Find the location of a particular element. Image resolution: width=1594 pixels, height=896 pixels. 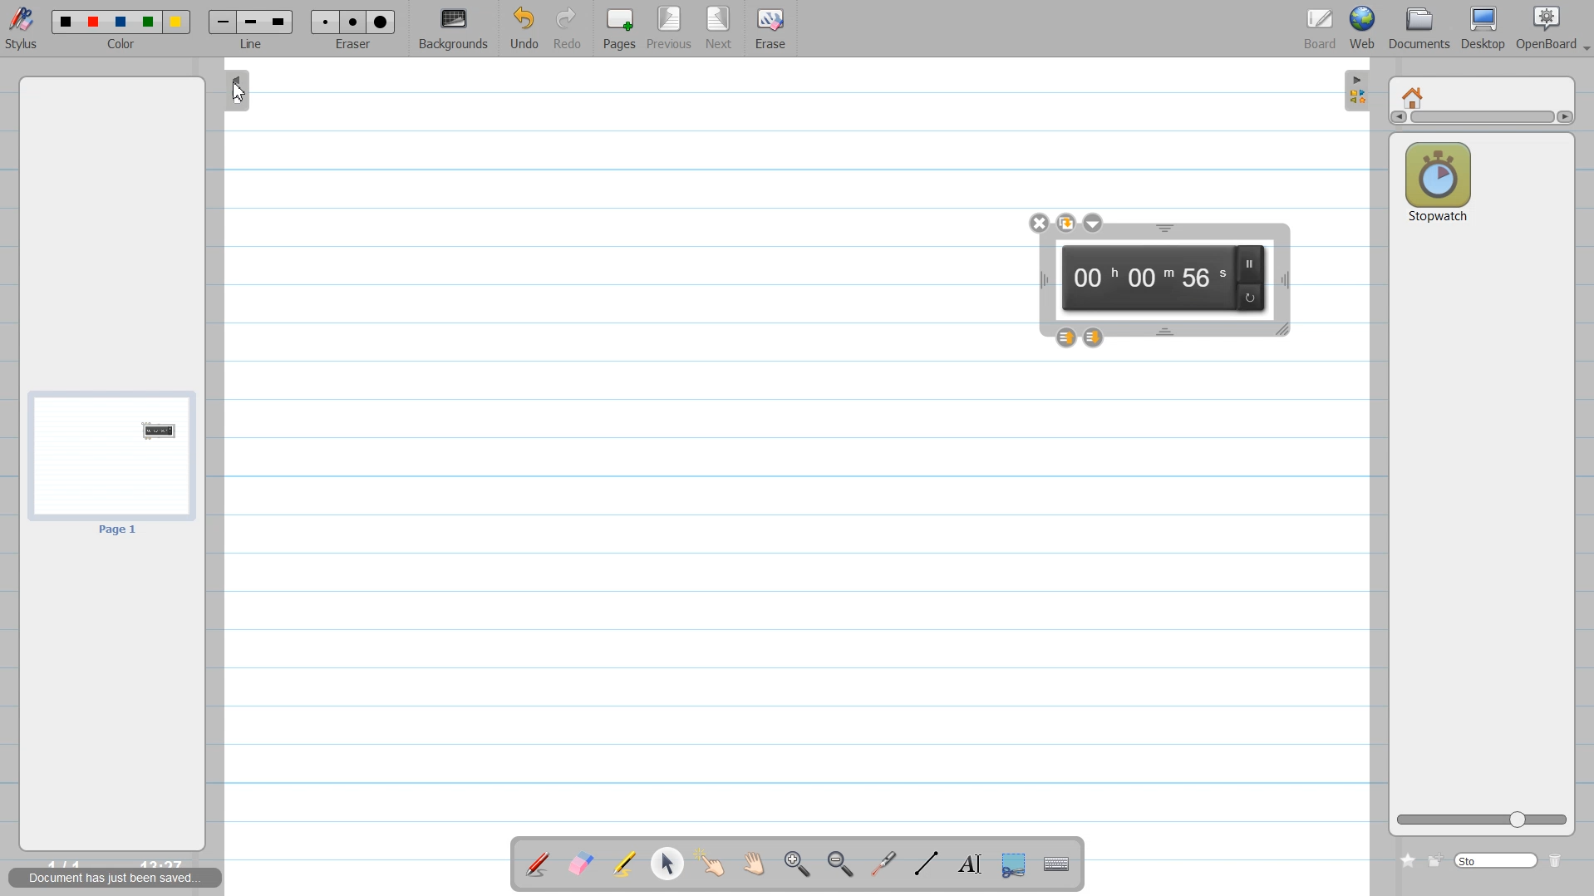

Desktop is located at coordinates (1486, 28).